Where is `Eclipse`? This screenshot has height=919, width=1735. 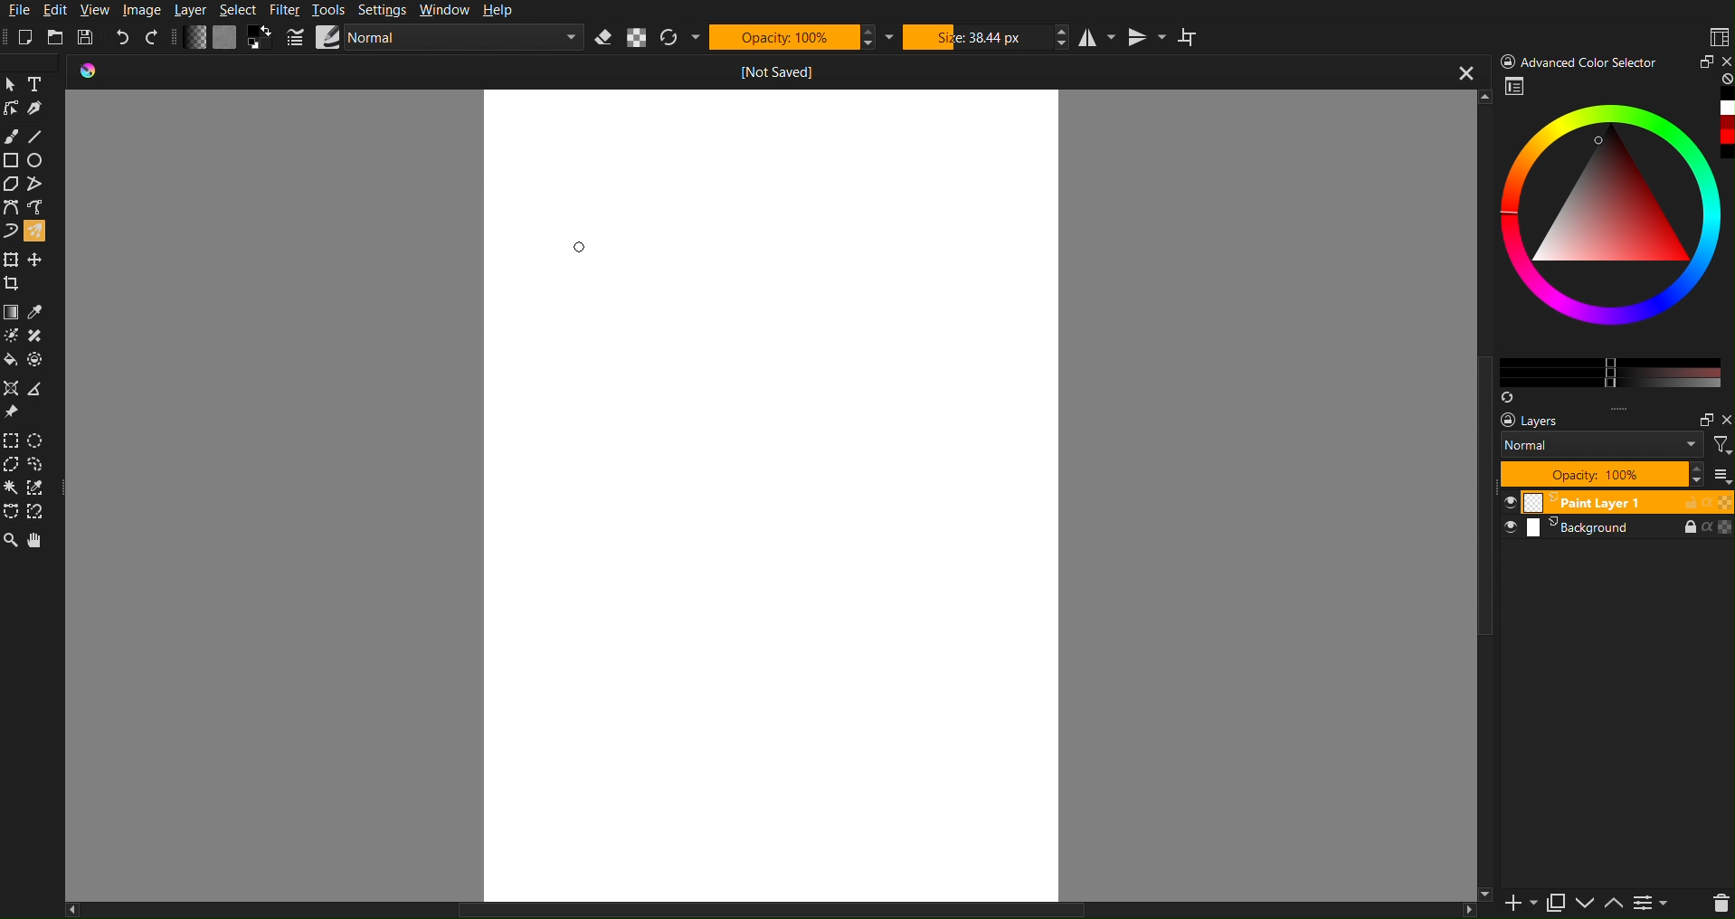 Eclipse is located at coordinates (40, 161).